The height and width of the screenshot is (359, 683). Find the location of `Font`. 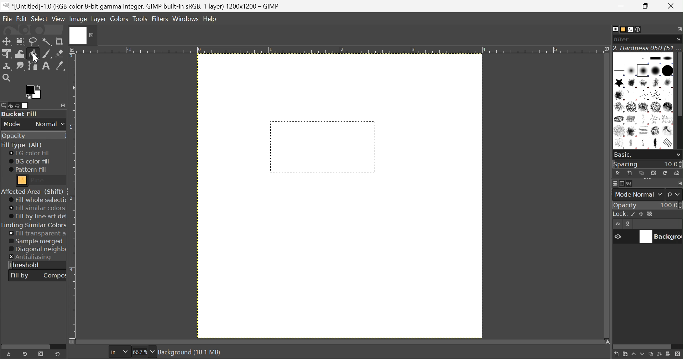

Font is located at coordinates (631, 30).